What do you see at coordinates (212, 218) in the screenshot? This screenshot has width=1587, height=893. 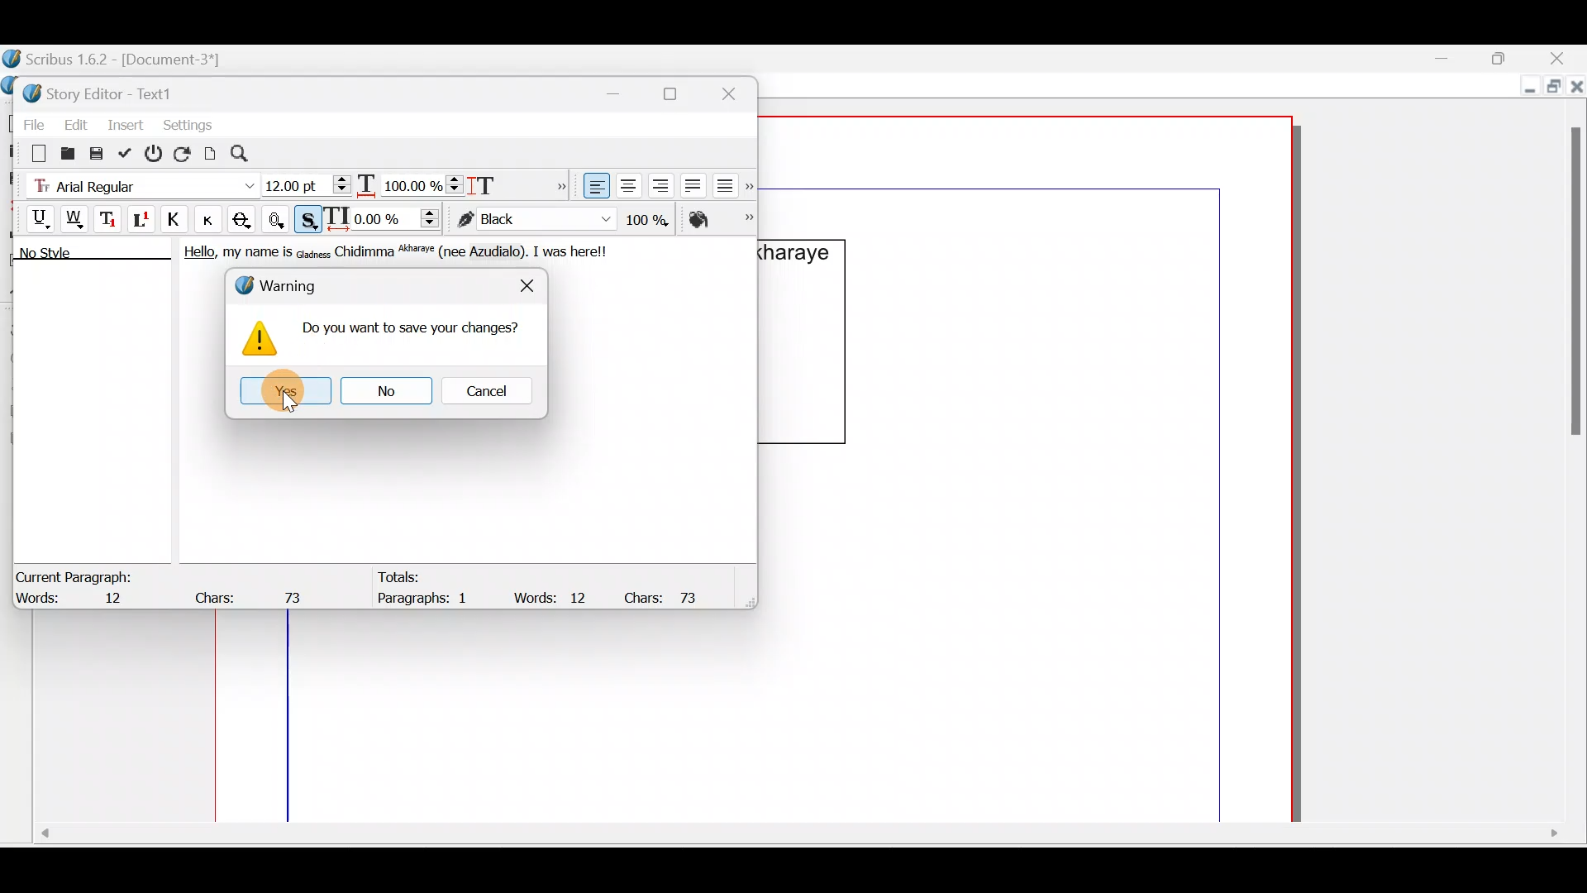 I see `Small caps` at bounding box center [212, 218].